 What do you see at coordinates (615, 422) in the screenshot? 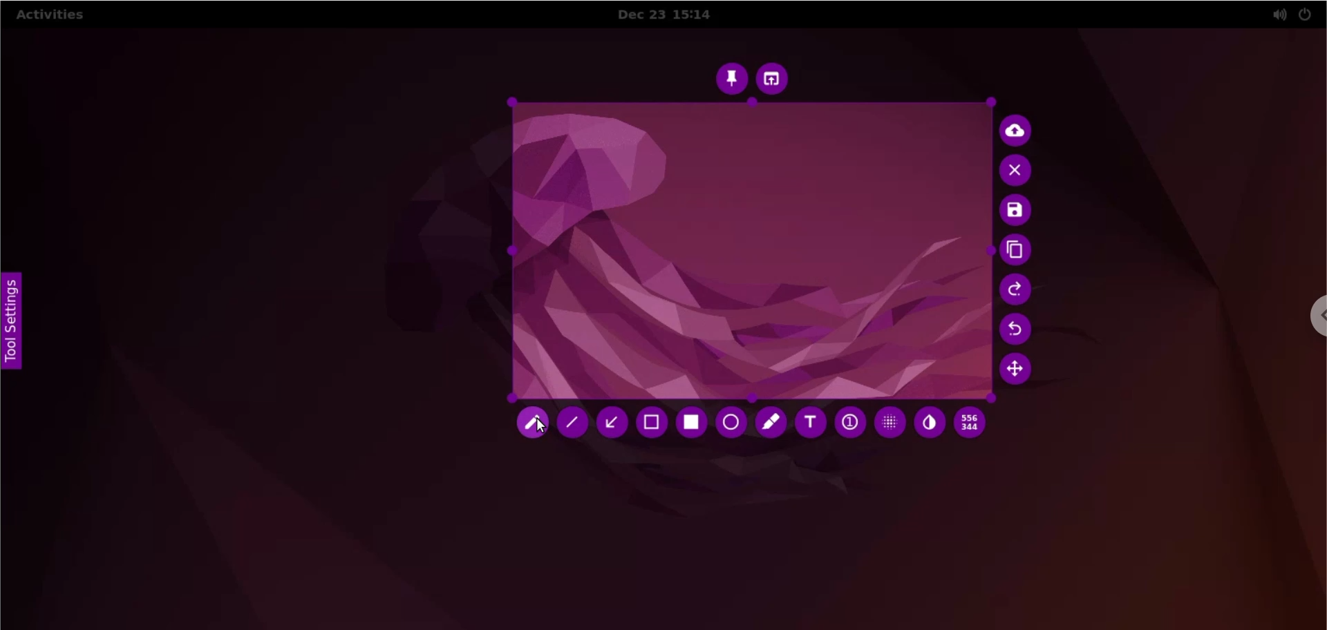
I see `arrow` at bounding box center [615, 422].